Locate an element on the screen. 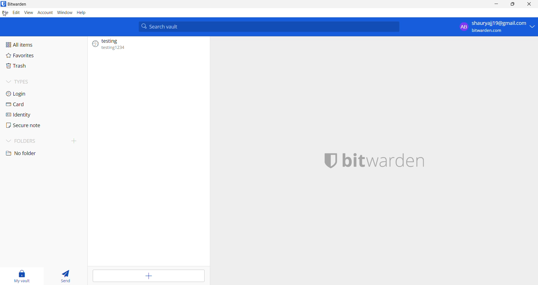 Image resolution: width=538 pixels, height=285 pixels. send is located at coordinates (65, 277).